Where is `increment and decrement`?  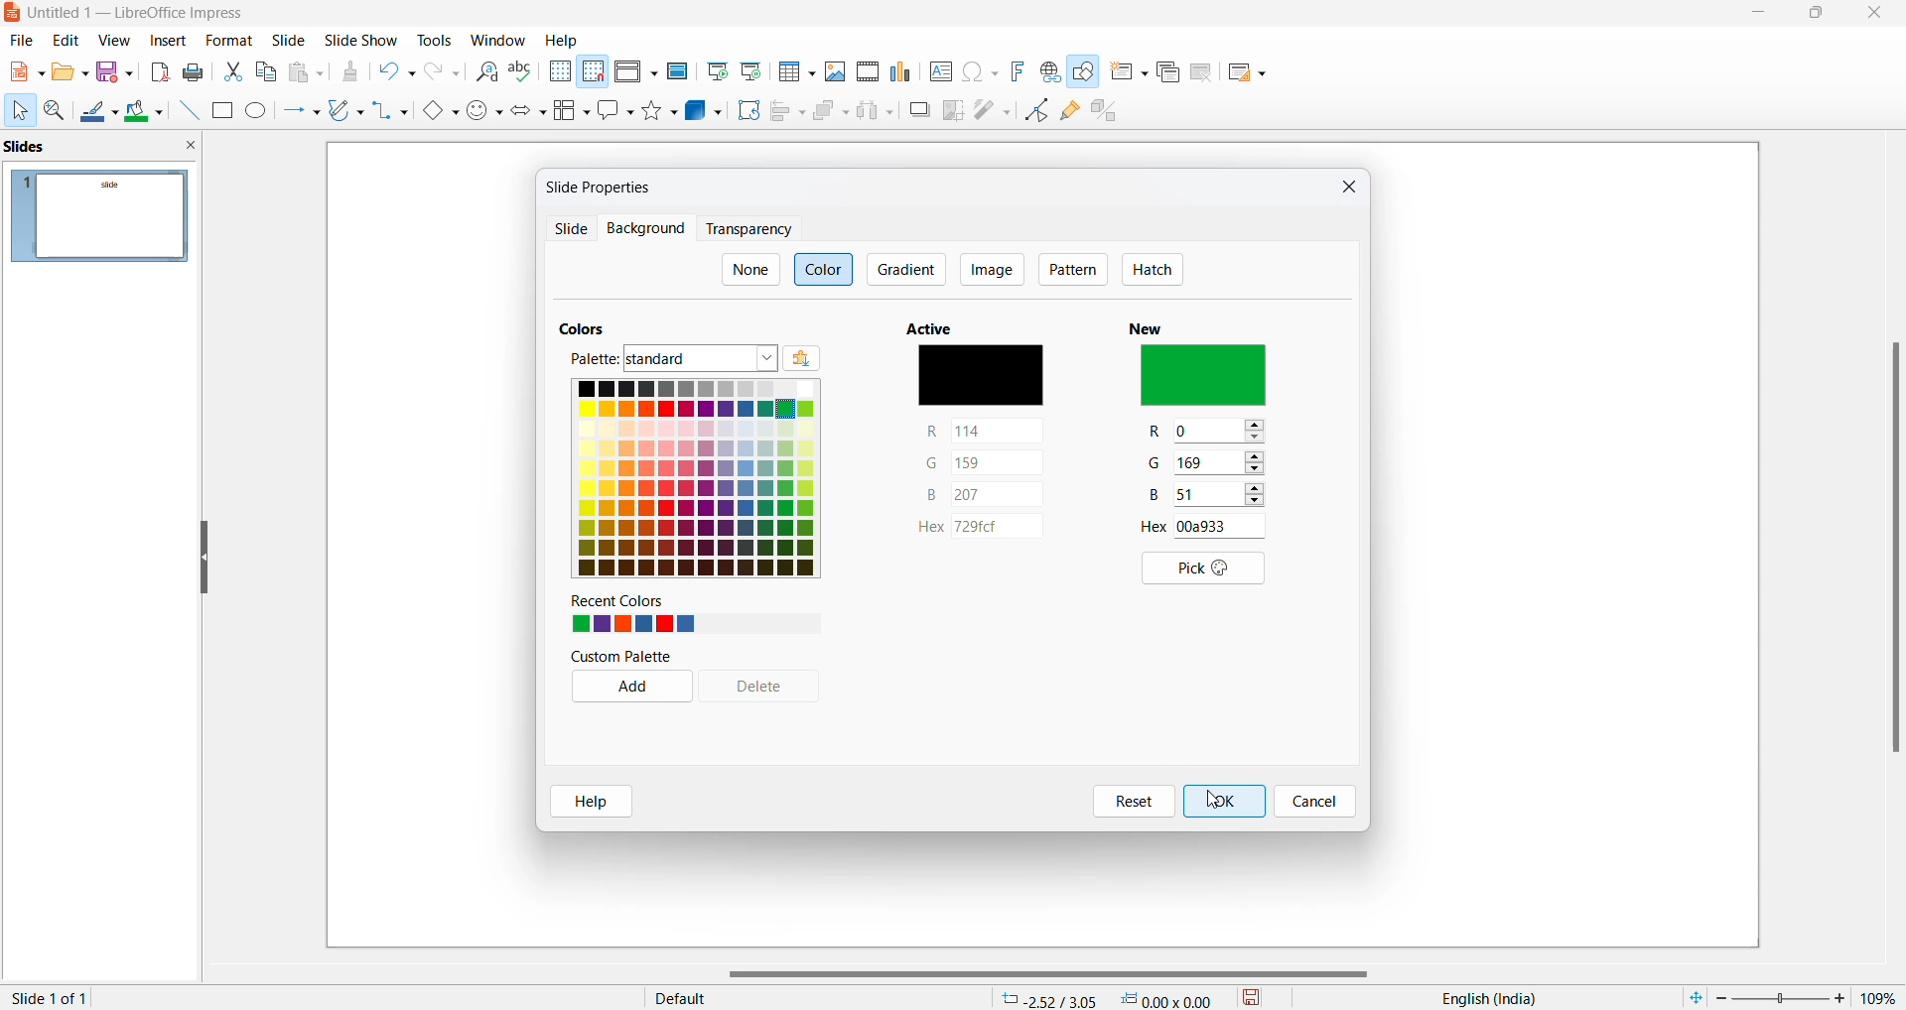
increment and decrement is located at coordinates (1256, 464).